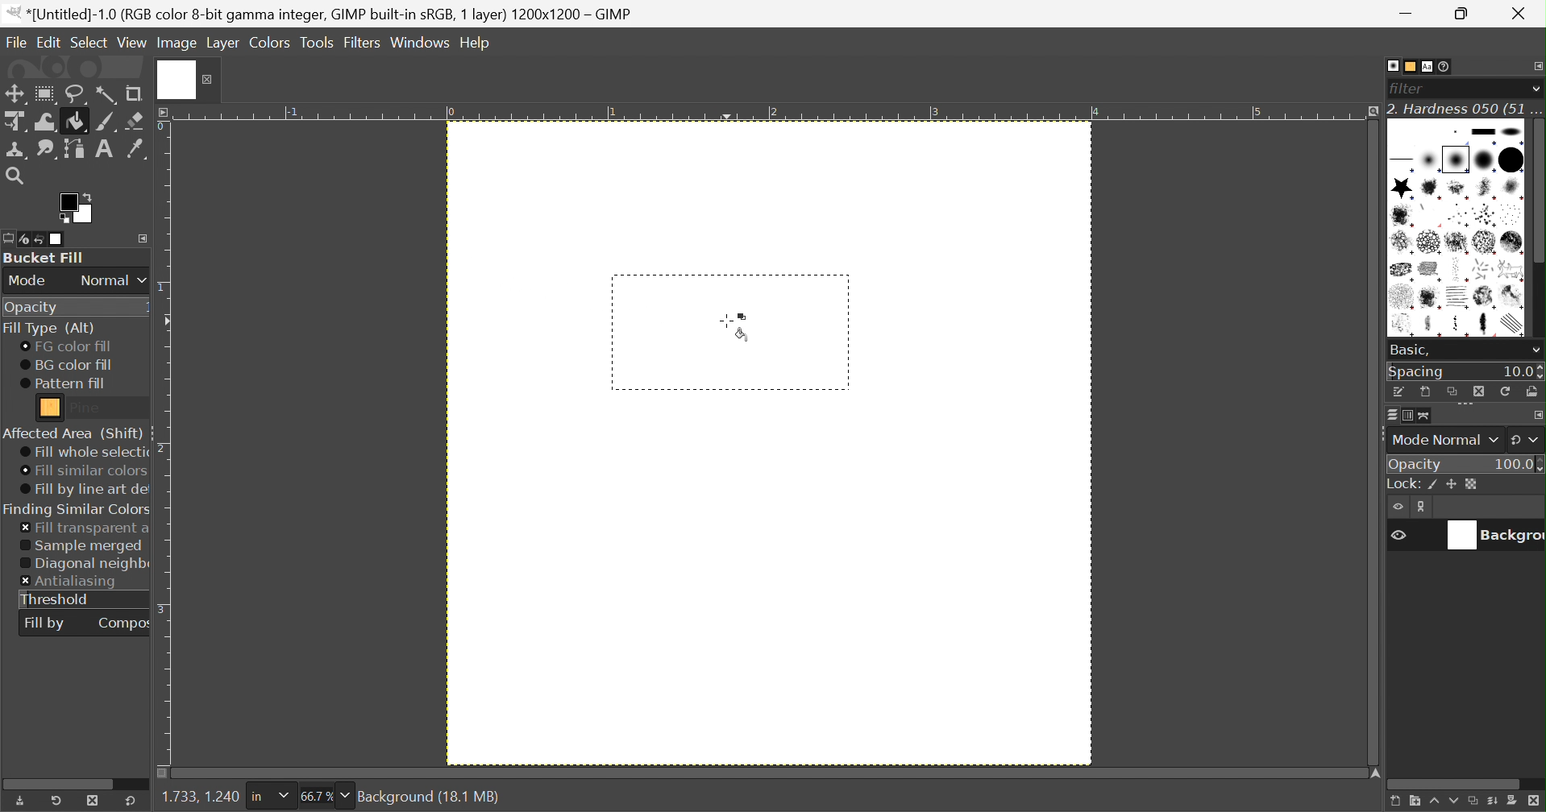  Describe the element at coordinates (1432, 326) in the screenshot. I see `Pencil` at that location.